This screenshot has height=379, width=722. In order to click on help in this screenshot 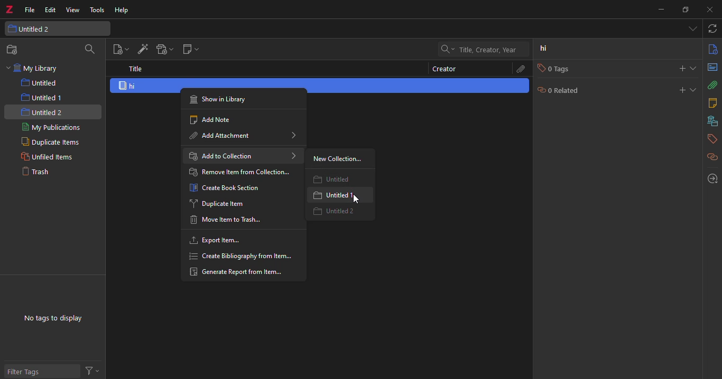, I will do `click(123, 11)`.